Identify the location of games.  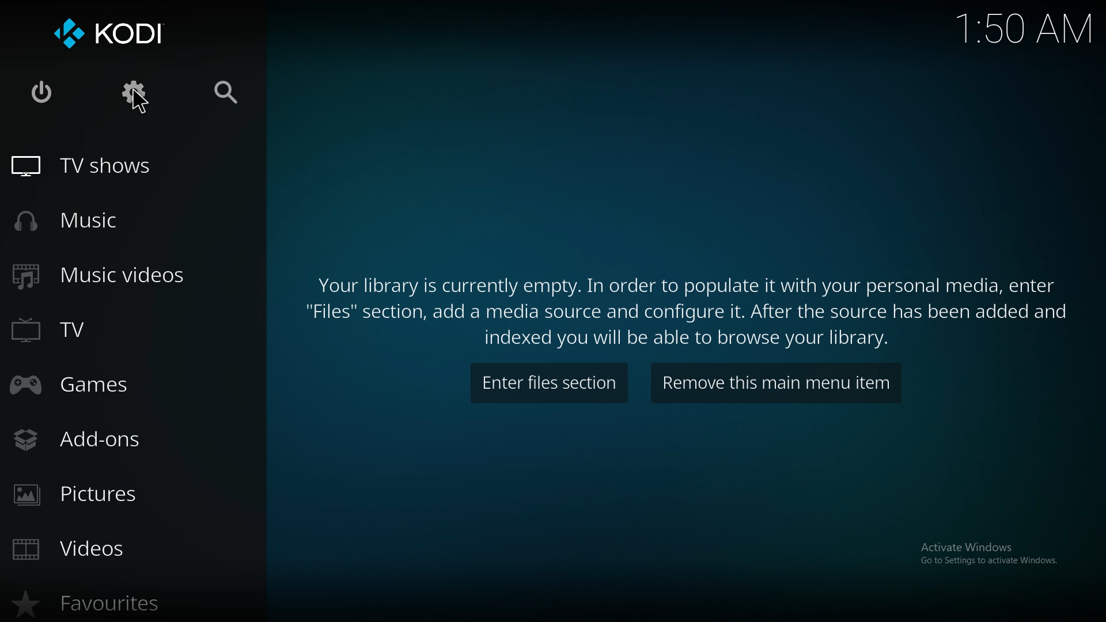
(90, 387).